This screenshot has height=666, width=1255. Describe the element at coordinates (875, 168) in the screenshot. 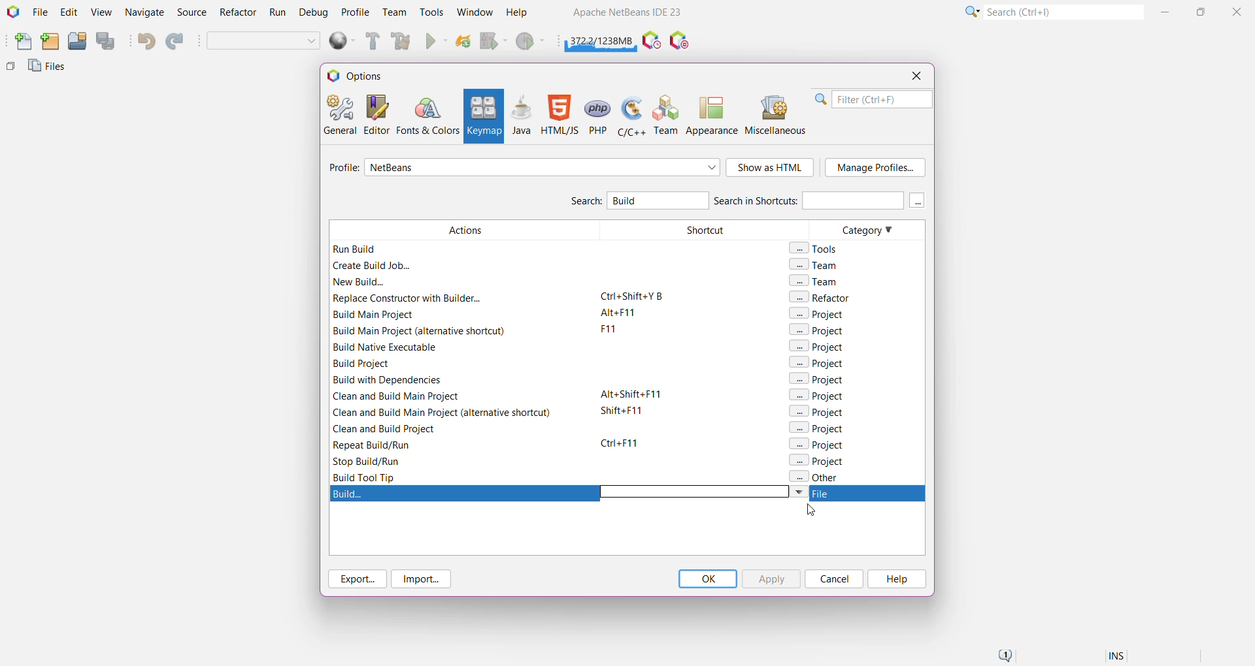

I see `Manage Profile` at that location.